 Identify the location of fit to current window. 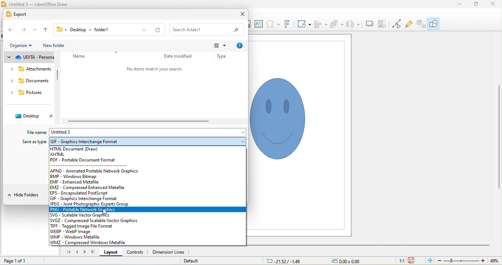
(430, 261).